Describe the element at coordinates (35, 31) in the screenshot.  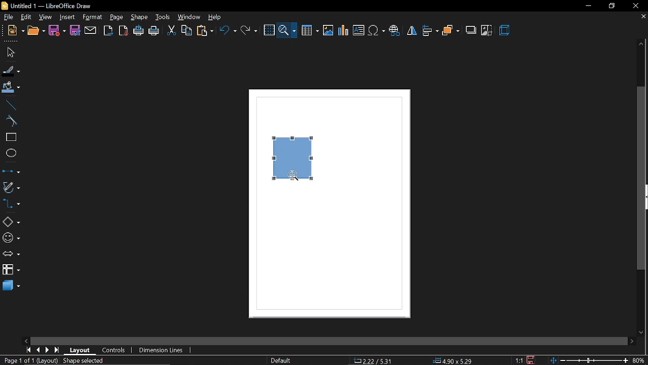
I see `open ` at that location.